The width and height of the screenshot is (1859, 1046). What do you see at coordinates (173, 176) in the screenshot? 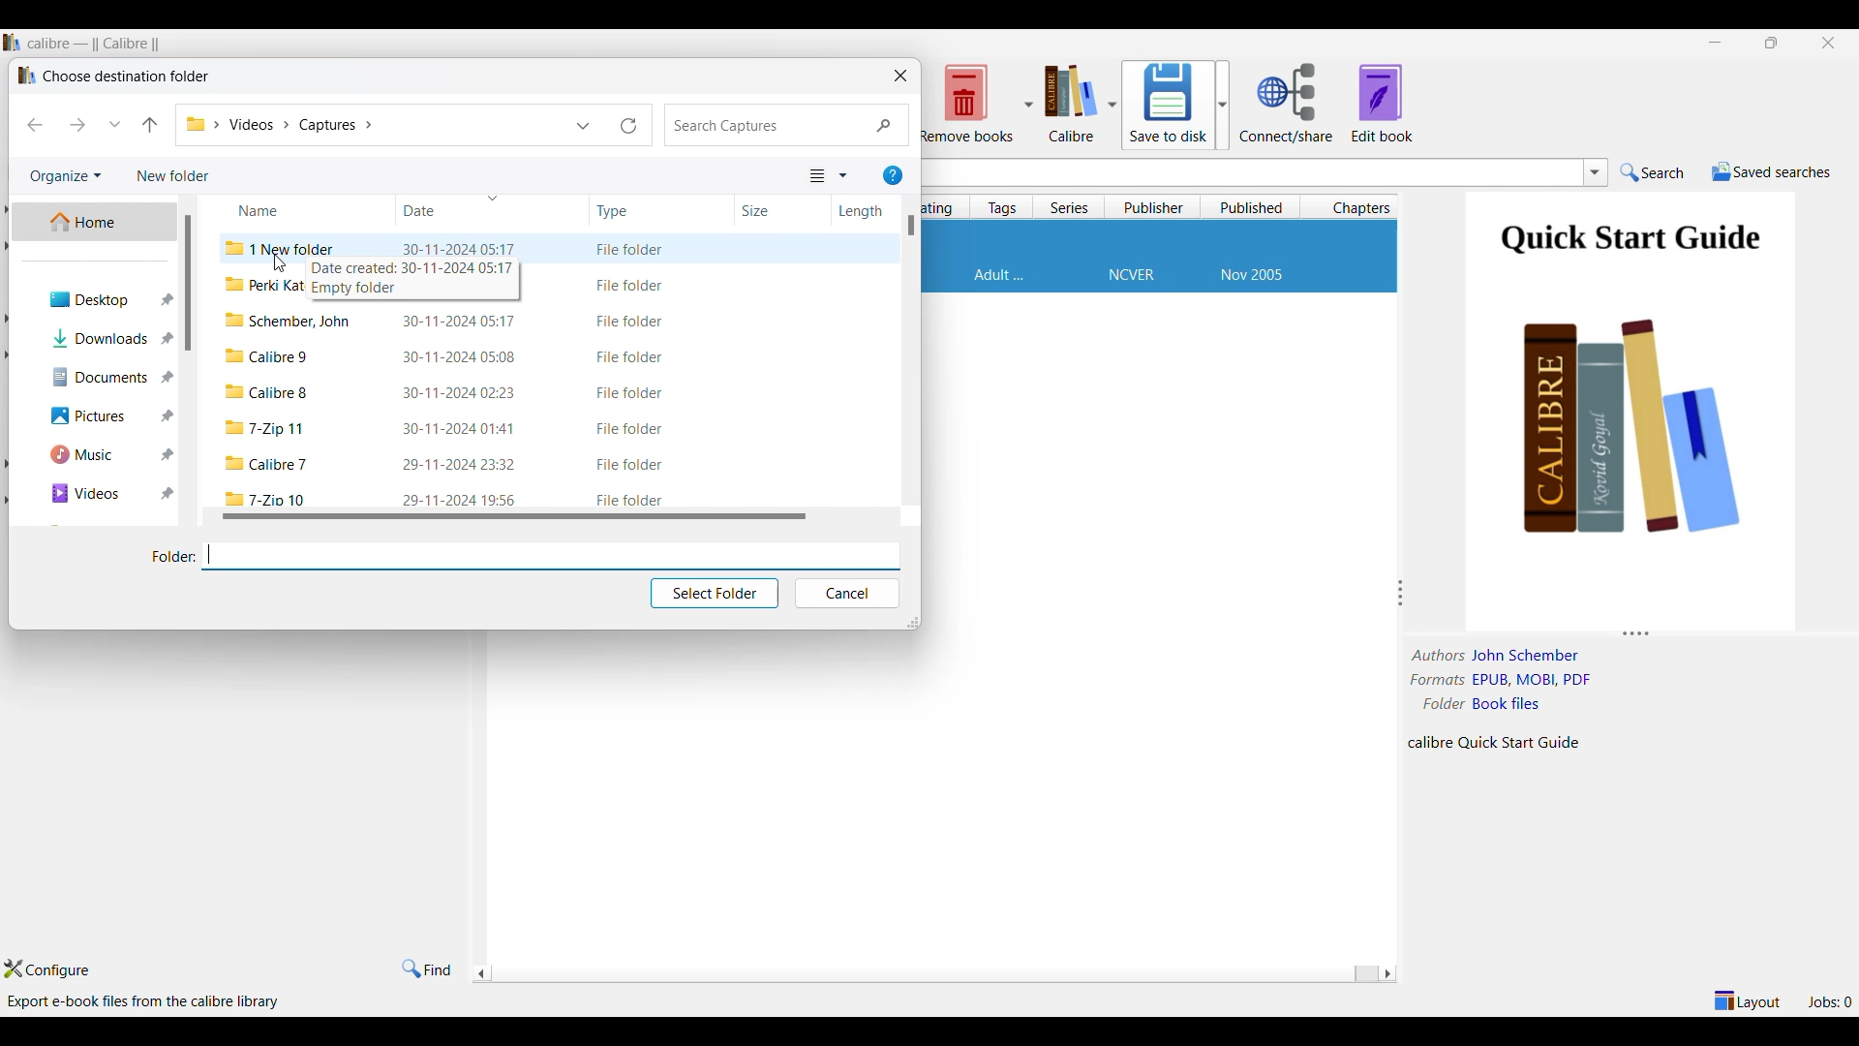
I see `Add new folder` at bounding box center [173, 176].